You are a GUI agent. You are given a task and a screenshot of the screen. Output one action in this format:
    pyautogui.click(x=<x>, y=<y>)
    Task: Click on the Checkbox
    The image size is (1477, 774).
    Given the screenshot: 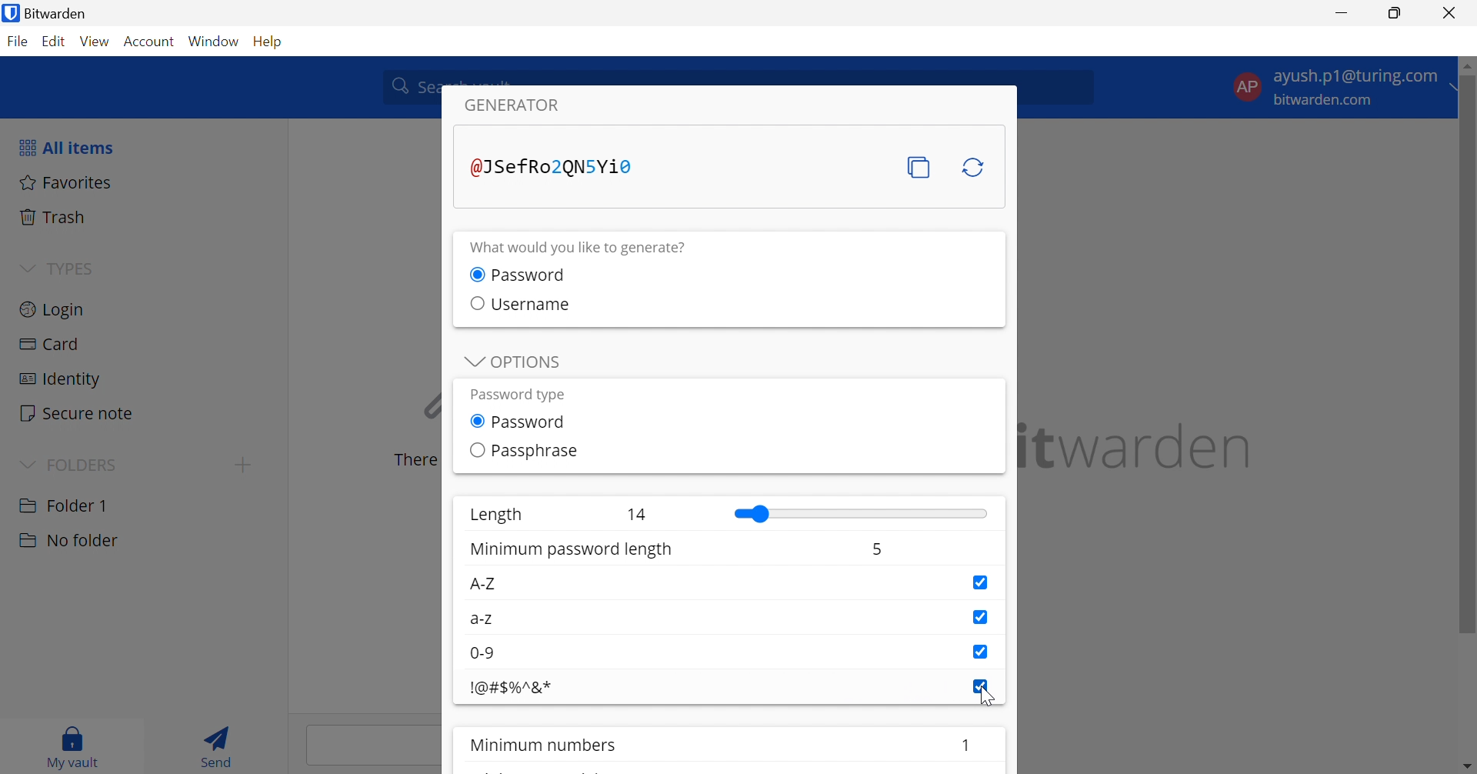 What is the action you would take?
    pyautogui.click(x=475, y=274)
    